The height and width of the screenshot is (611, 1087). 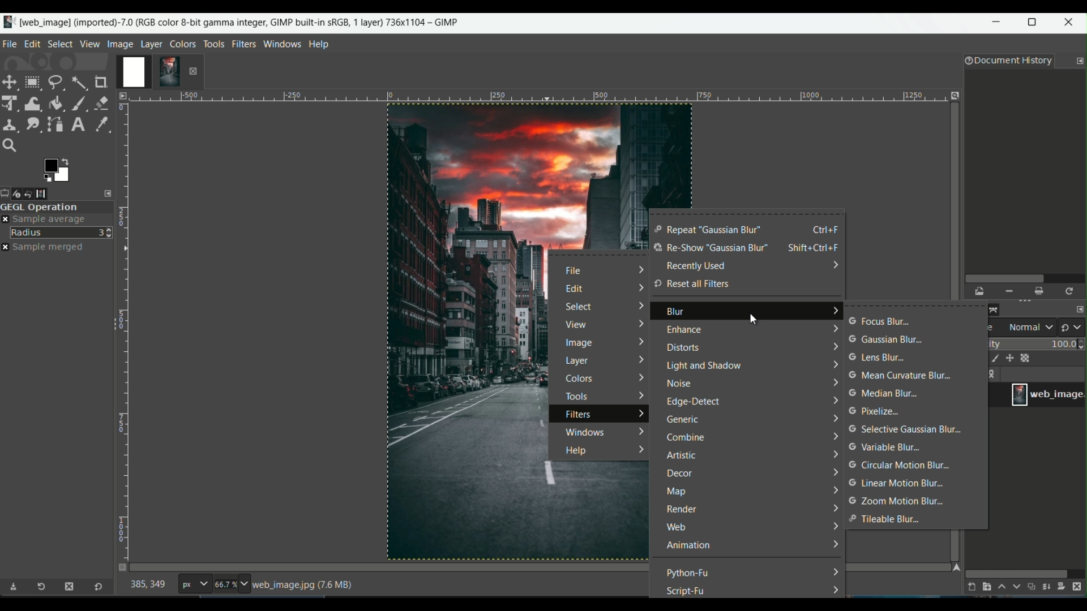 I want to click on document history, so click(x=1006, y=62).